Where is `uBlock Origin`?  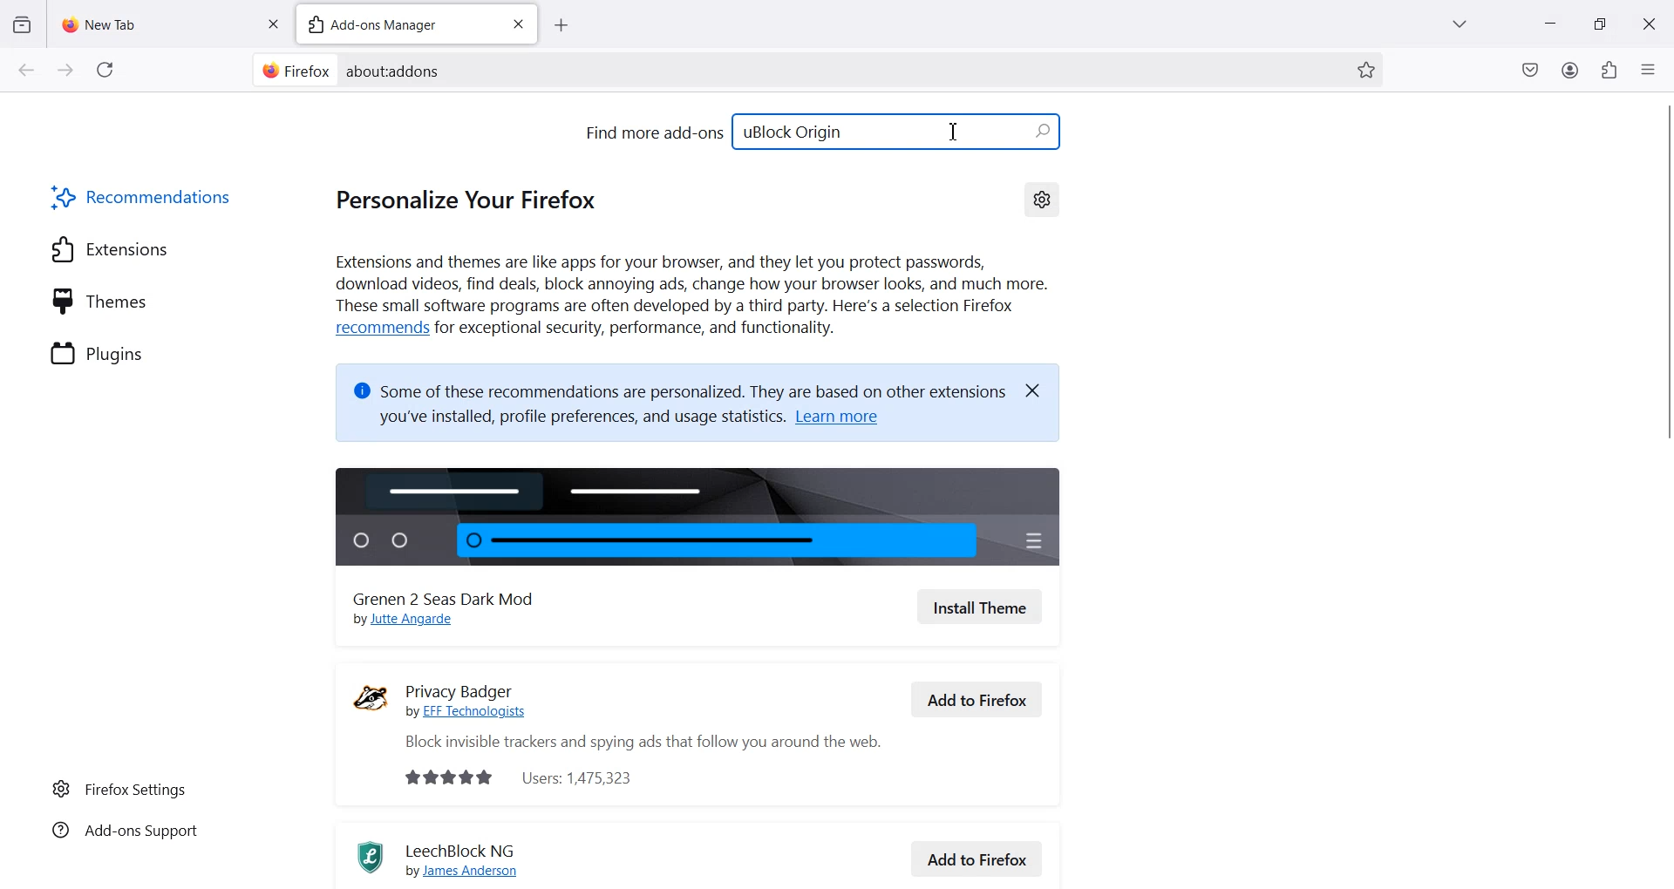 uBlock Origin is located at coordinates (899, 132).